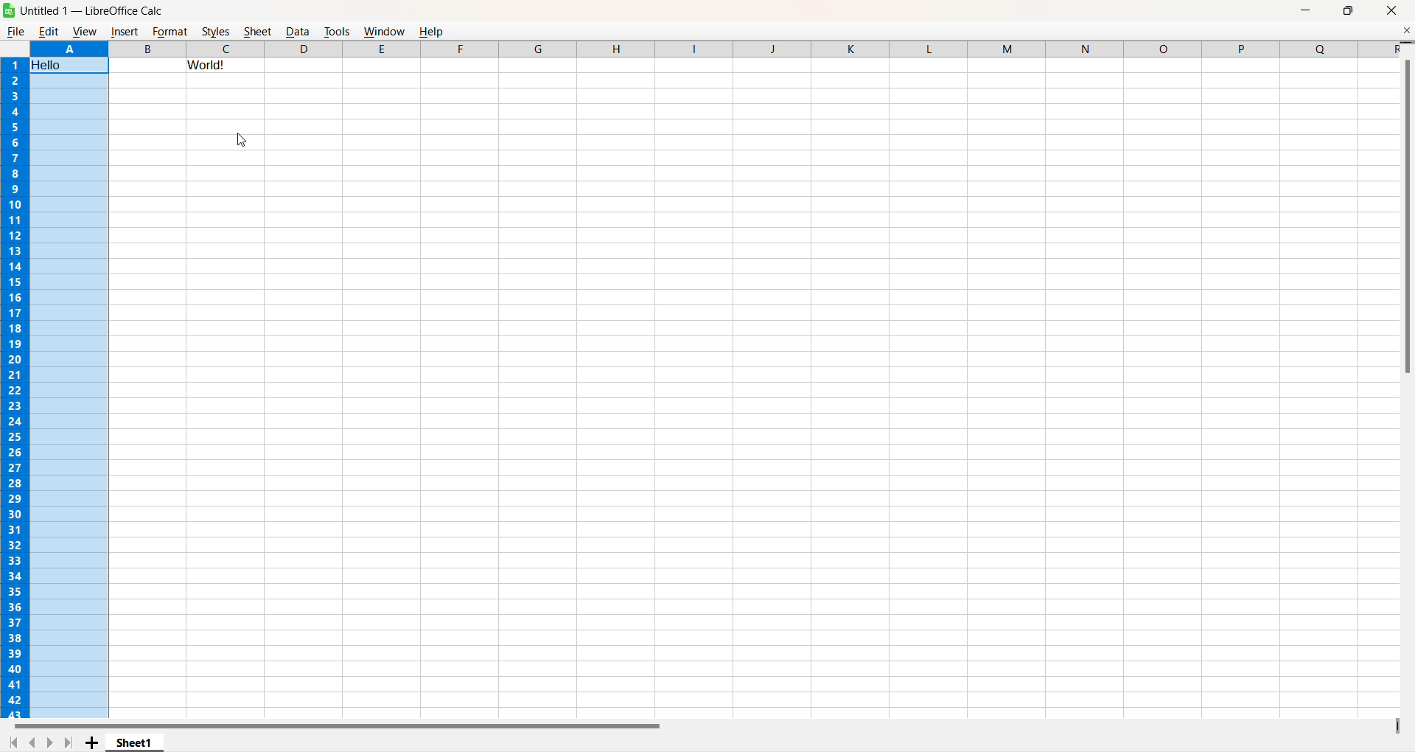  Describe the element at coordinates (1405, 210) in the screenshot. I see `Vertical Scroll bar` at that location.